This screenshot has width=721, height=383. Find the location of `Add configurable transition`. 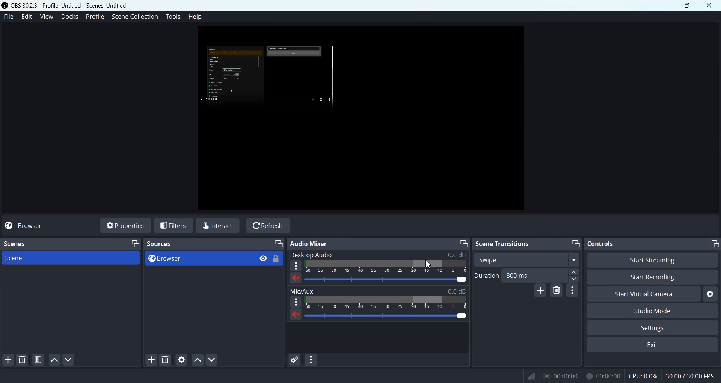

Add configurable transition is located at coordinates (541, 291).